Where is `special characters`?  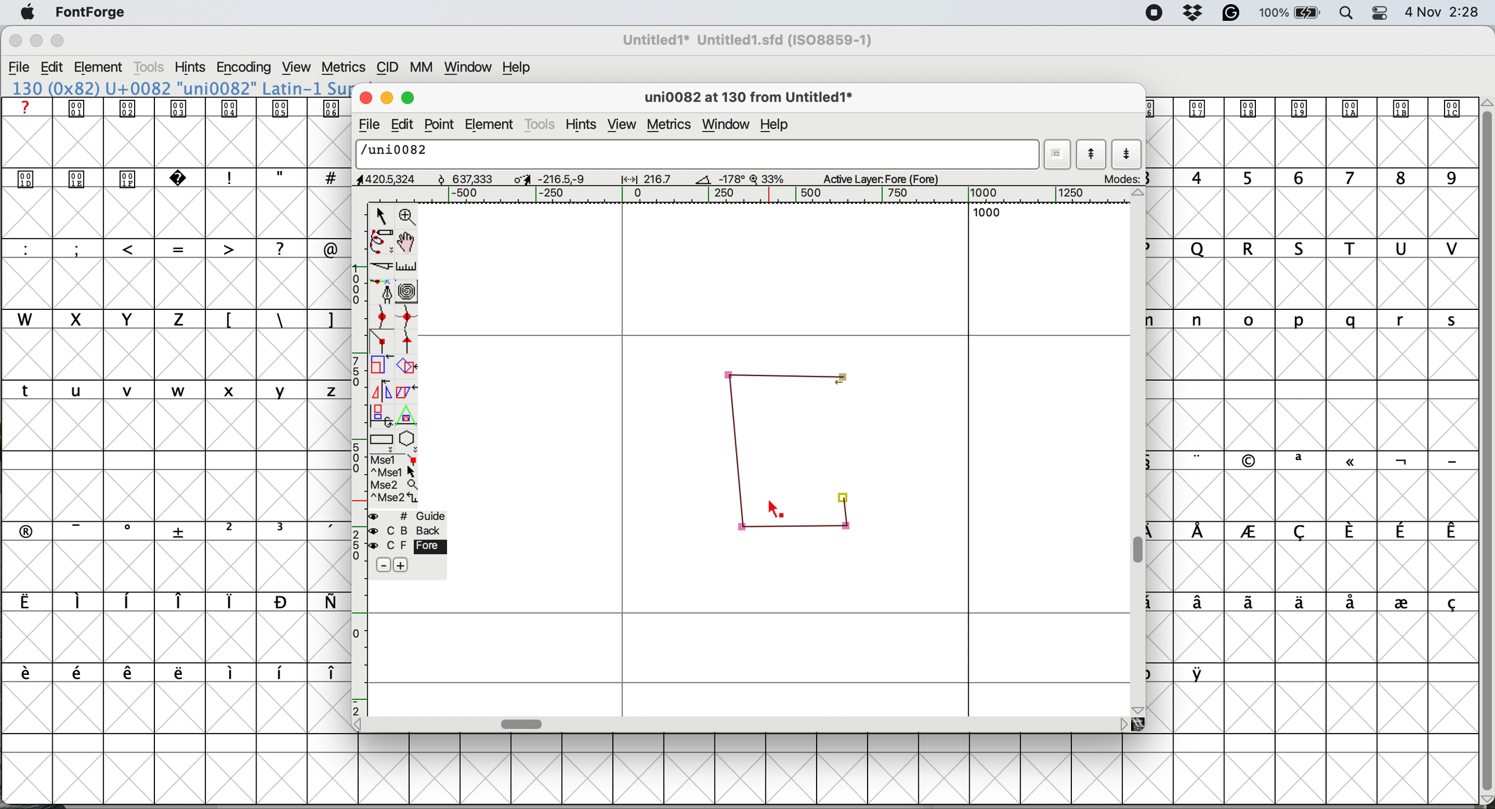 special characters is located at coordinates (176, 248).